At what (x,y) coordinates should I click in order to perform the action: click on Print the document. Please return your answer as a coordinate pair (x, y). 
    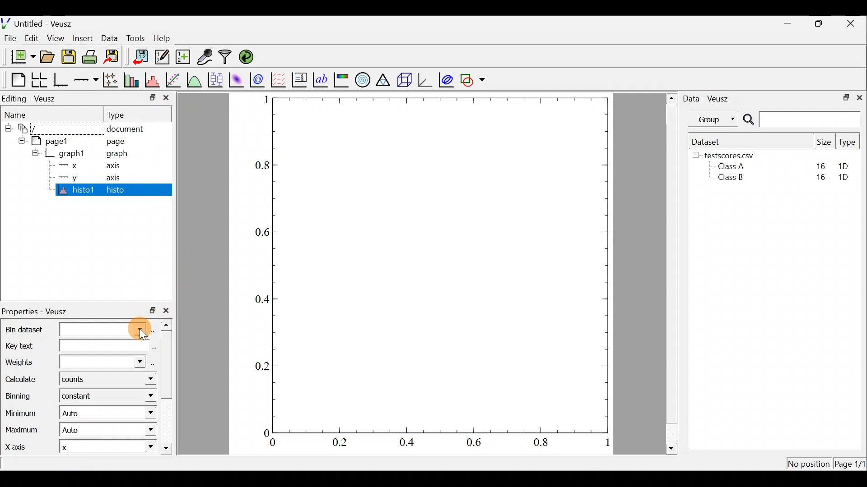
    Looking at the image, I should click on (90, 56).